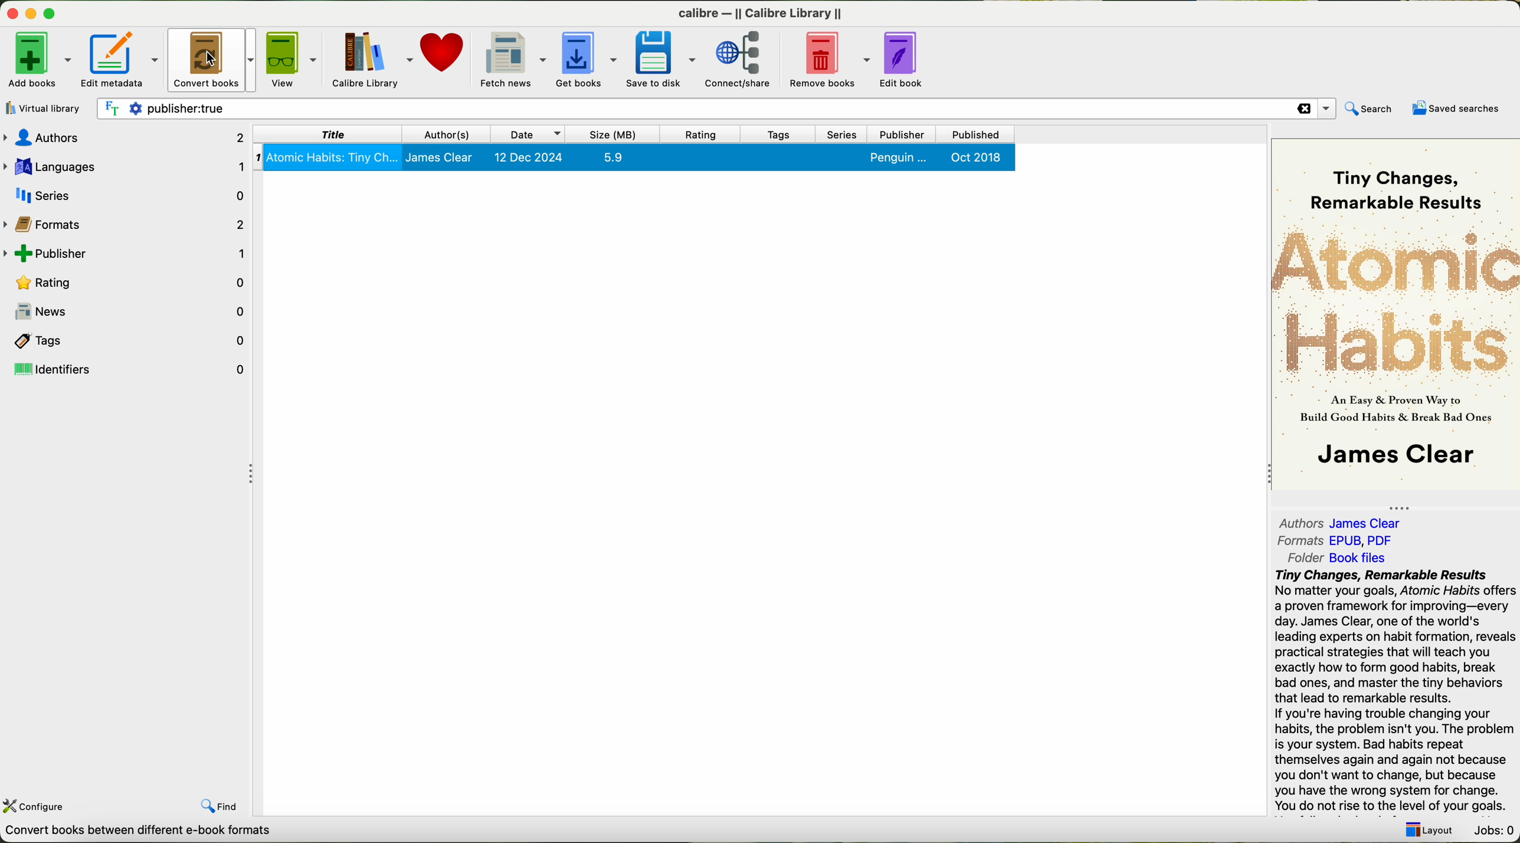  I want to click on click on convert books, so click(214, 60).